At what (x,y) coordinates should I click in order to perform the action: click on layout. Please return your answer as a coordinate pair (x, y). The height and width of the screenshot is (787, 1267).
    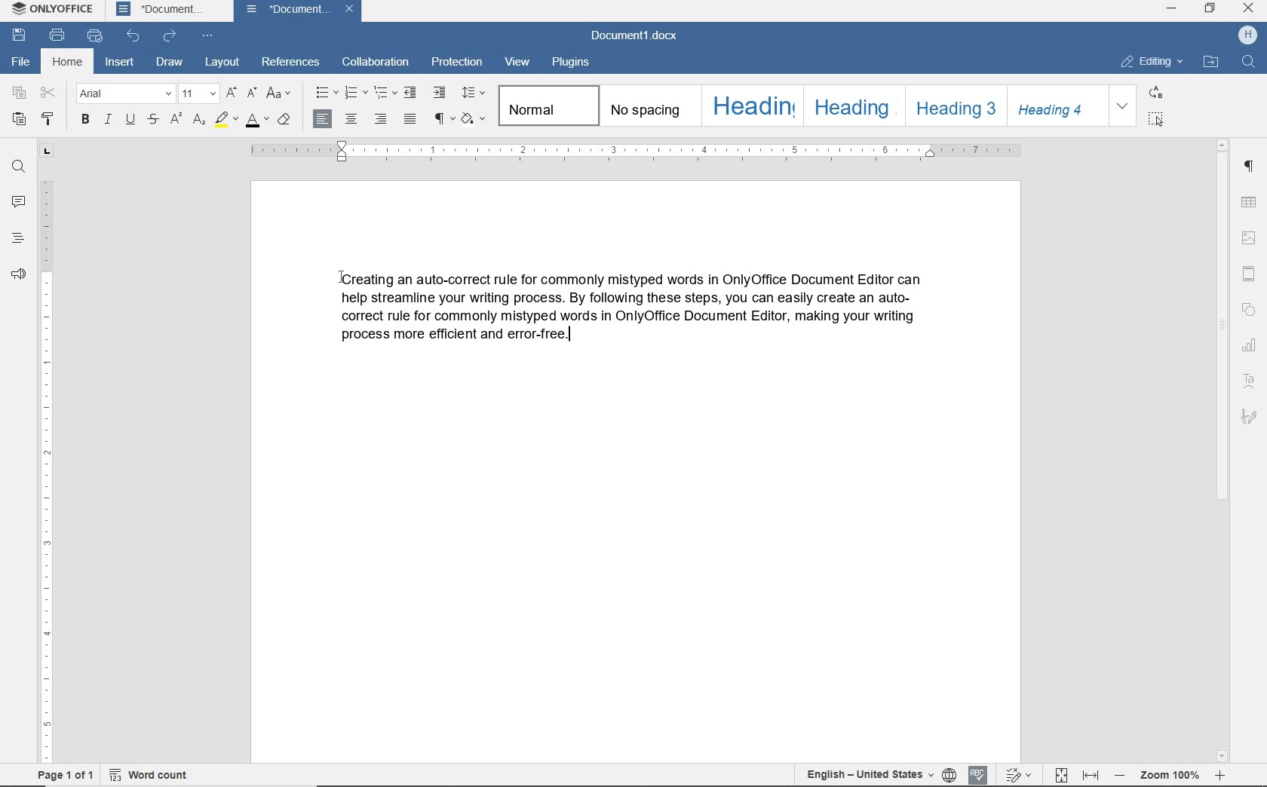
    Looking at the image, I should click on (220, 62).